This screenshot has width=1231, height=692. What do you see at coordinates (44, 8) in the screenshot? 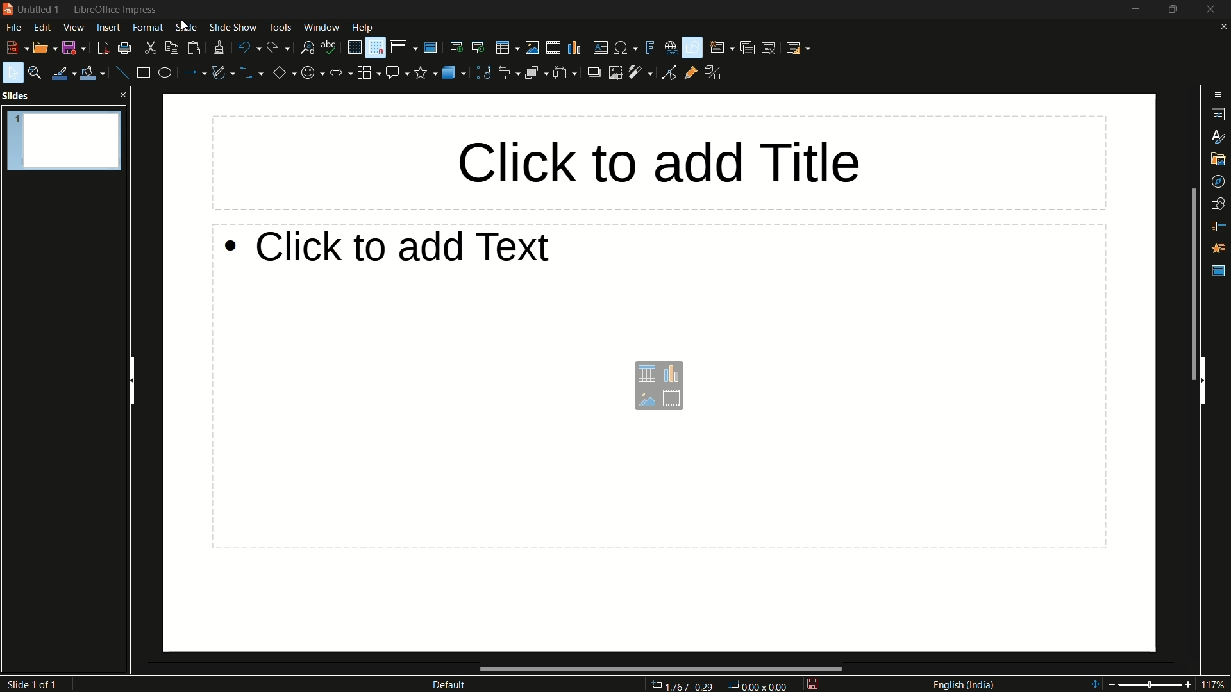
I see `file name` at bounding box center [44, 8].